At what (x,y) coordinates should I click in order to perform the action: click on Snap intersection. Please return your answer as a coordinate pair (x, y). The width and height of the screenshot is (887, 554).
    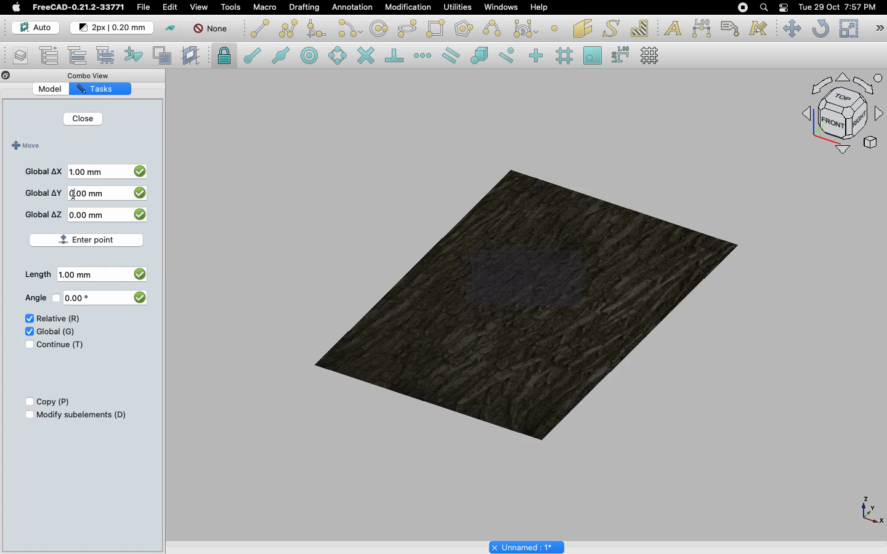
    Looking at the image, I should click on (367, 57).